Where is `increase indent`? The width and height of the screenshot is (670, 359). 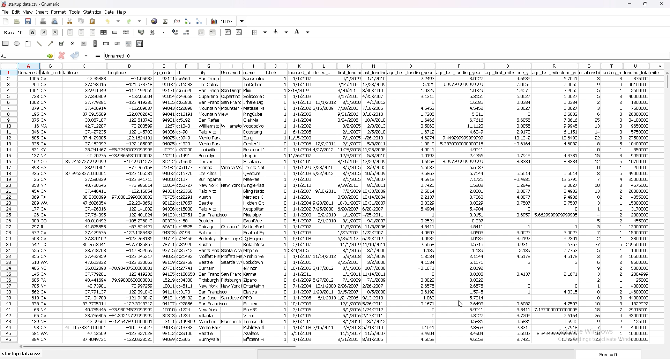
increase indent is located at coordinates (213, 32).